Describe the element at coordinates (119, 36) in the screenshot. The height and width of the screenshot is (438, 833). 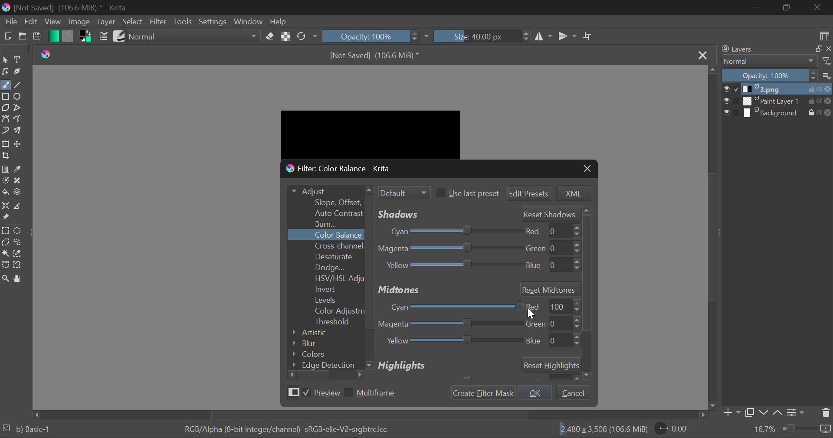
I see `Brush Presets` at that location.